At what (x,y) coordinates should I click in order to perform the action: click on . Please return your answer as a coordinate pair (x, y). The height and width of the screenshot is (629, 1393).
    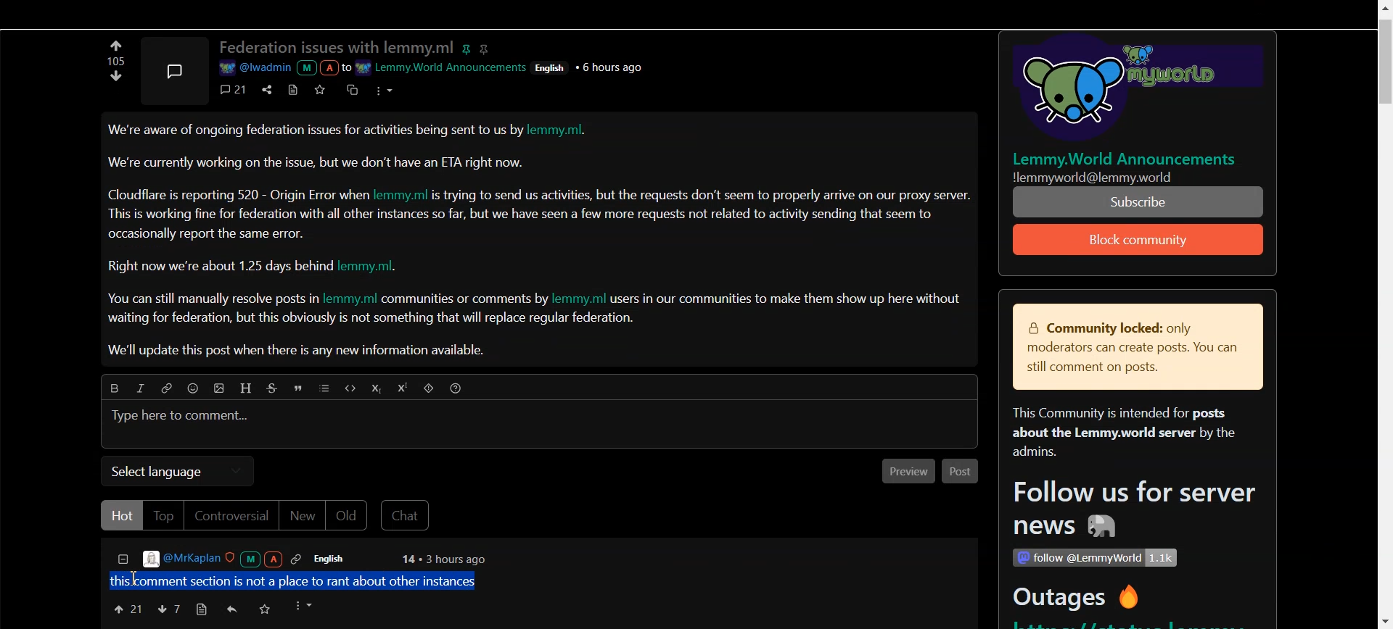
    Looking at the image, I should click on (1129, 91).